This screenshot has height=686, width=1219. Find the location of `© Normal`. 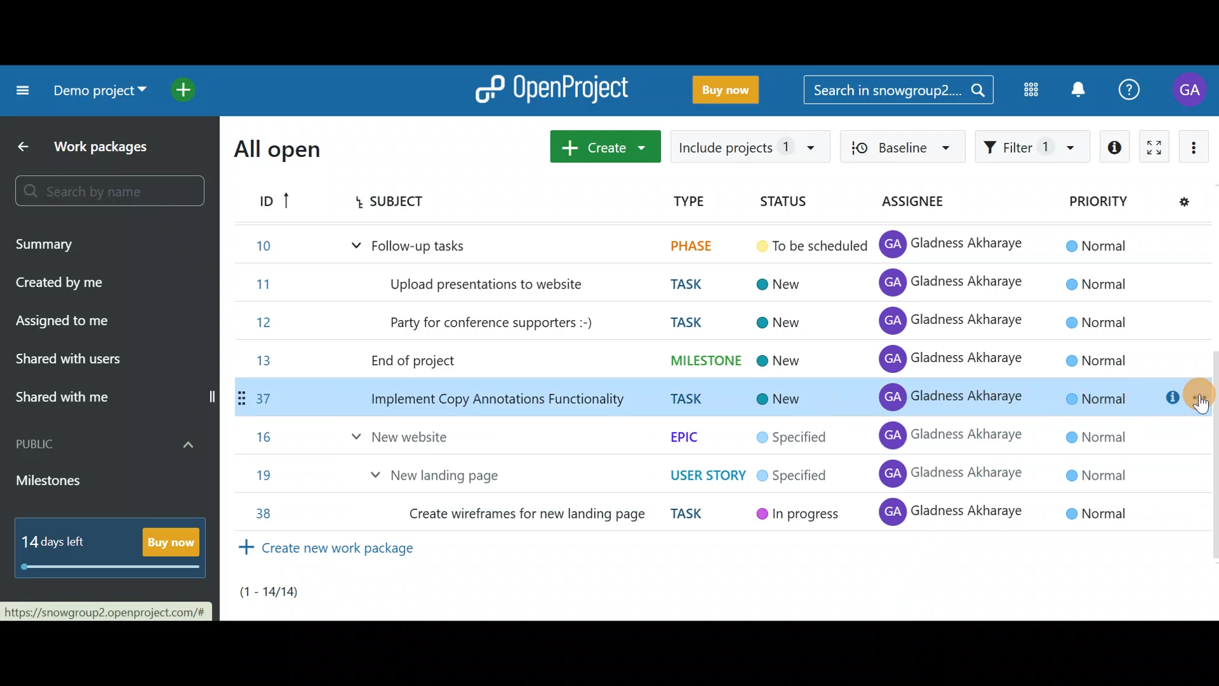

© Normal is located at coordinates (1095, 246).